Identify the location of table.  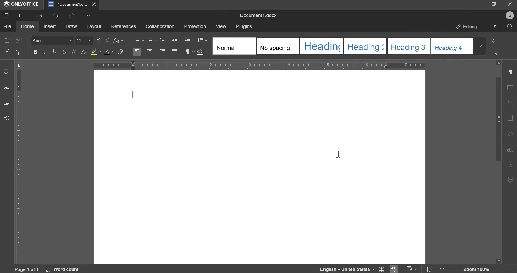
(511, 88).